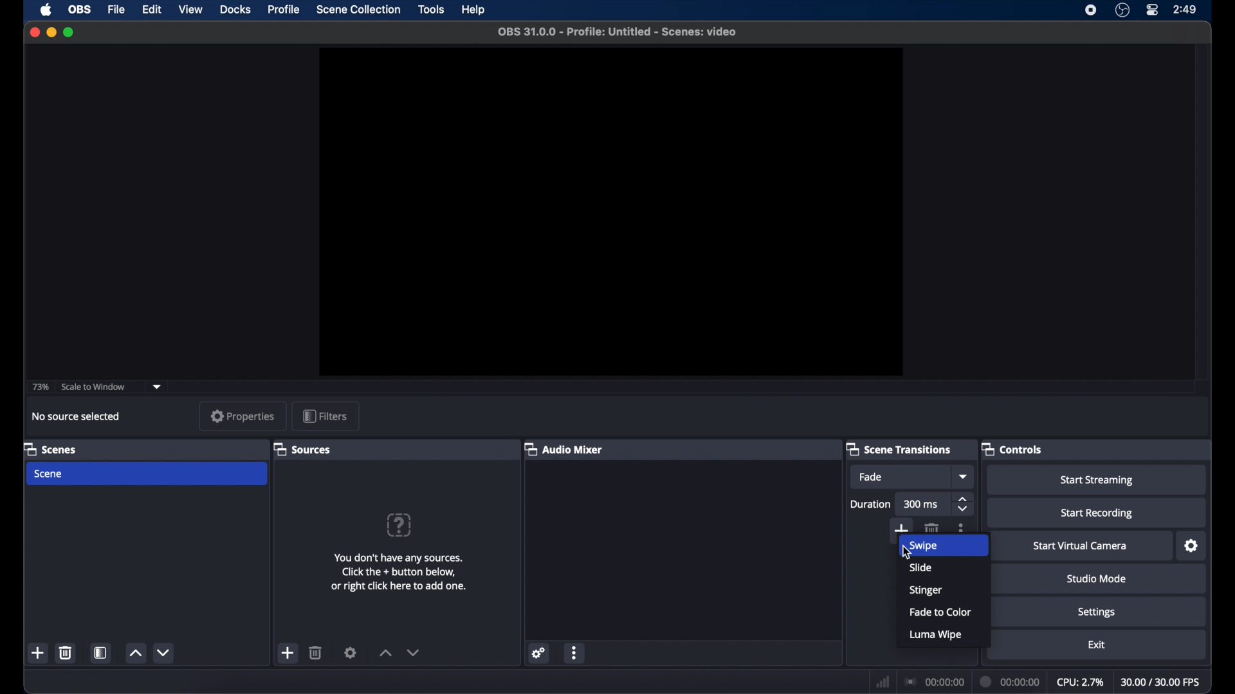 Image resolution: width=1235 pixels, height=694 pixels. Describe the element at coordinates (358, 10) in the screenshot. I see `scene collection` at that location.